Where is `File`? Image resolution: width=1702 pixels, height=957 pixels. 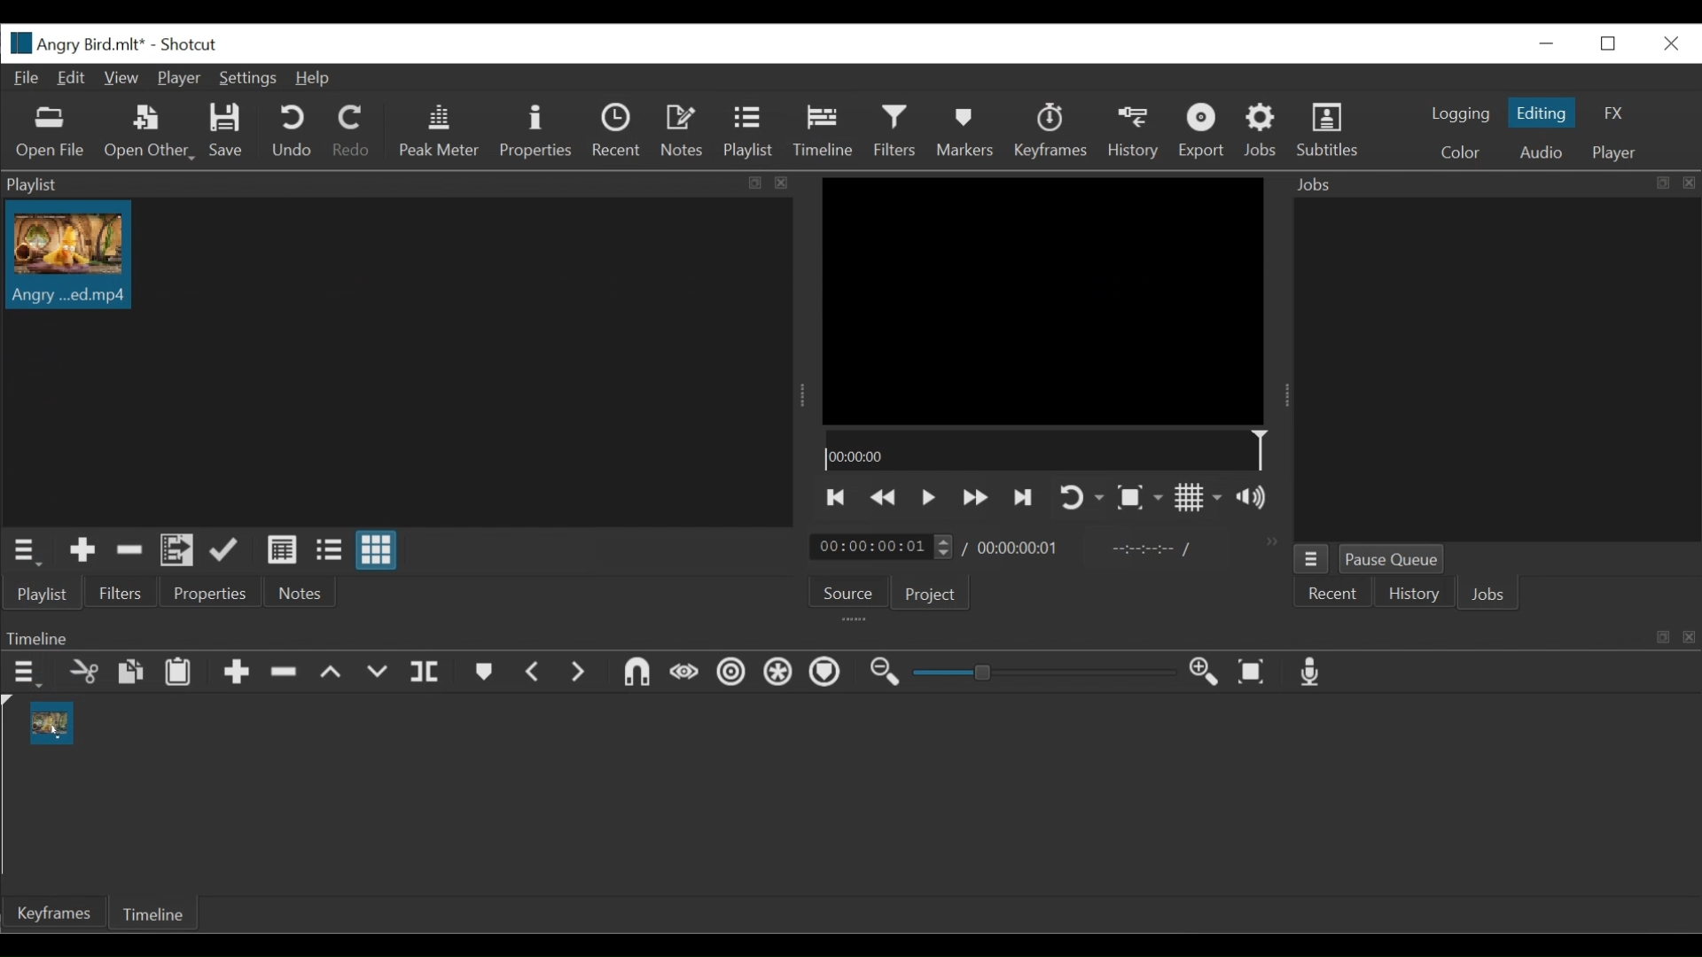 File is located at coordinates (27, 79).